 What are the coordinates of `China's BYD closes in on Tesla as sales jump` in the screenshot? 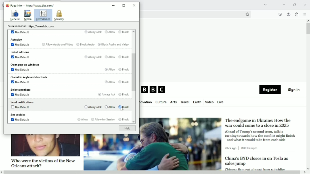 It's located at (257, 161).